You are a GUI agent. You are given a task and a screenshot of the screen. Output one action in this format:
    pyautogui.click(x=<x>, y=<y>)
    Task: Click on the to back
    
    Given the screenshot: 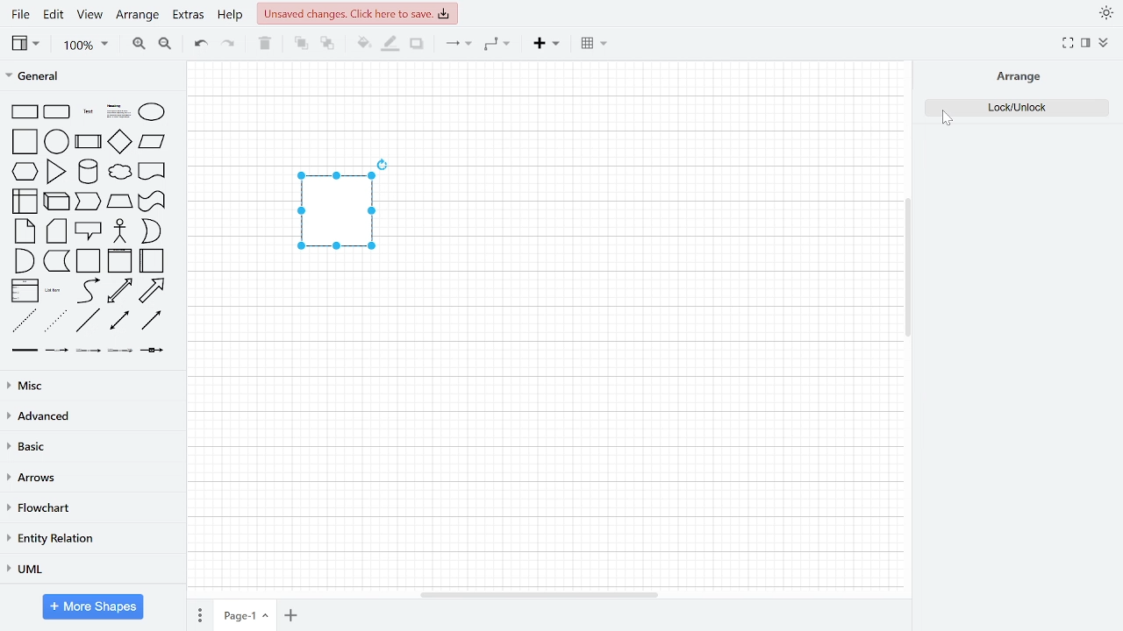 What is the action you would take?
    pyautogui.click(x=327, y=42)
    